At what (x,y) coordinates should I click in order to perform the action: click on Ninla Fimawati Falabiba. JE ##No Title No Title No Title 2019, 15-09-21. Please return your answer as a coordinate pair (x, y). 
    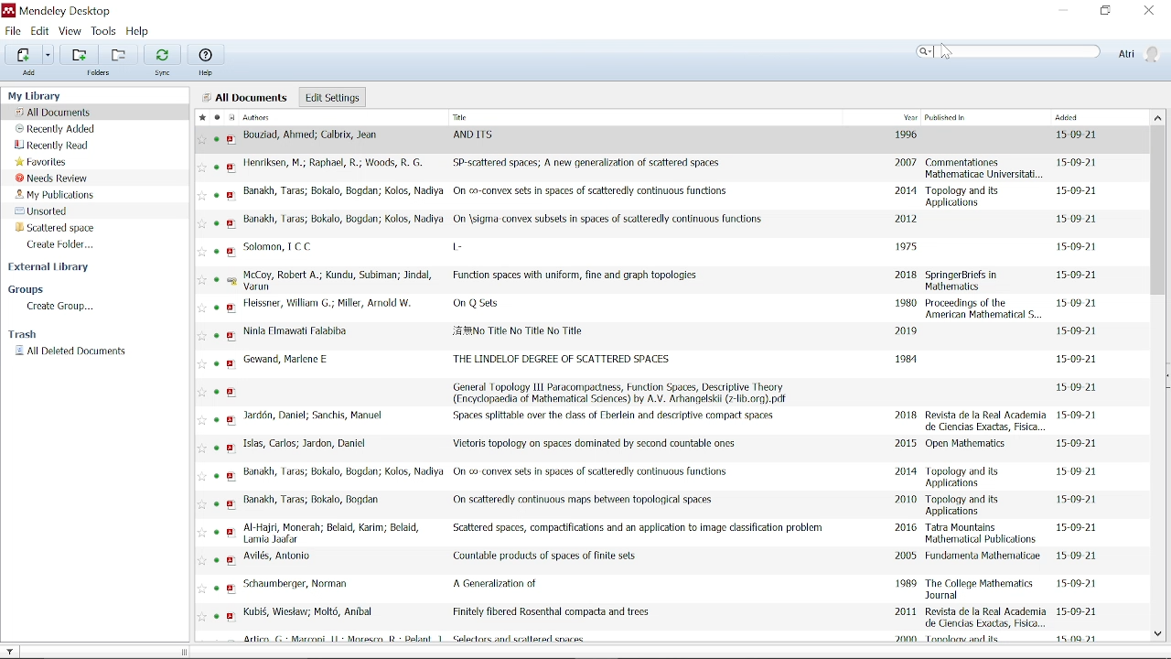
    Looking at the image, I should click on (666, 335).